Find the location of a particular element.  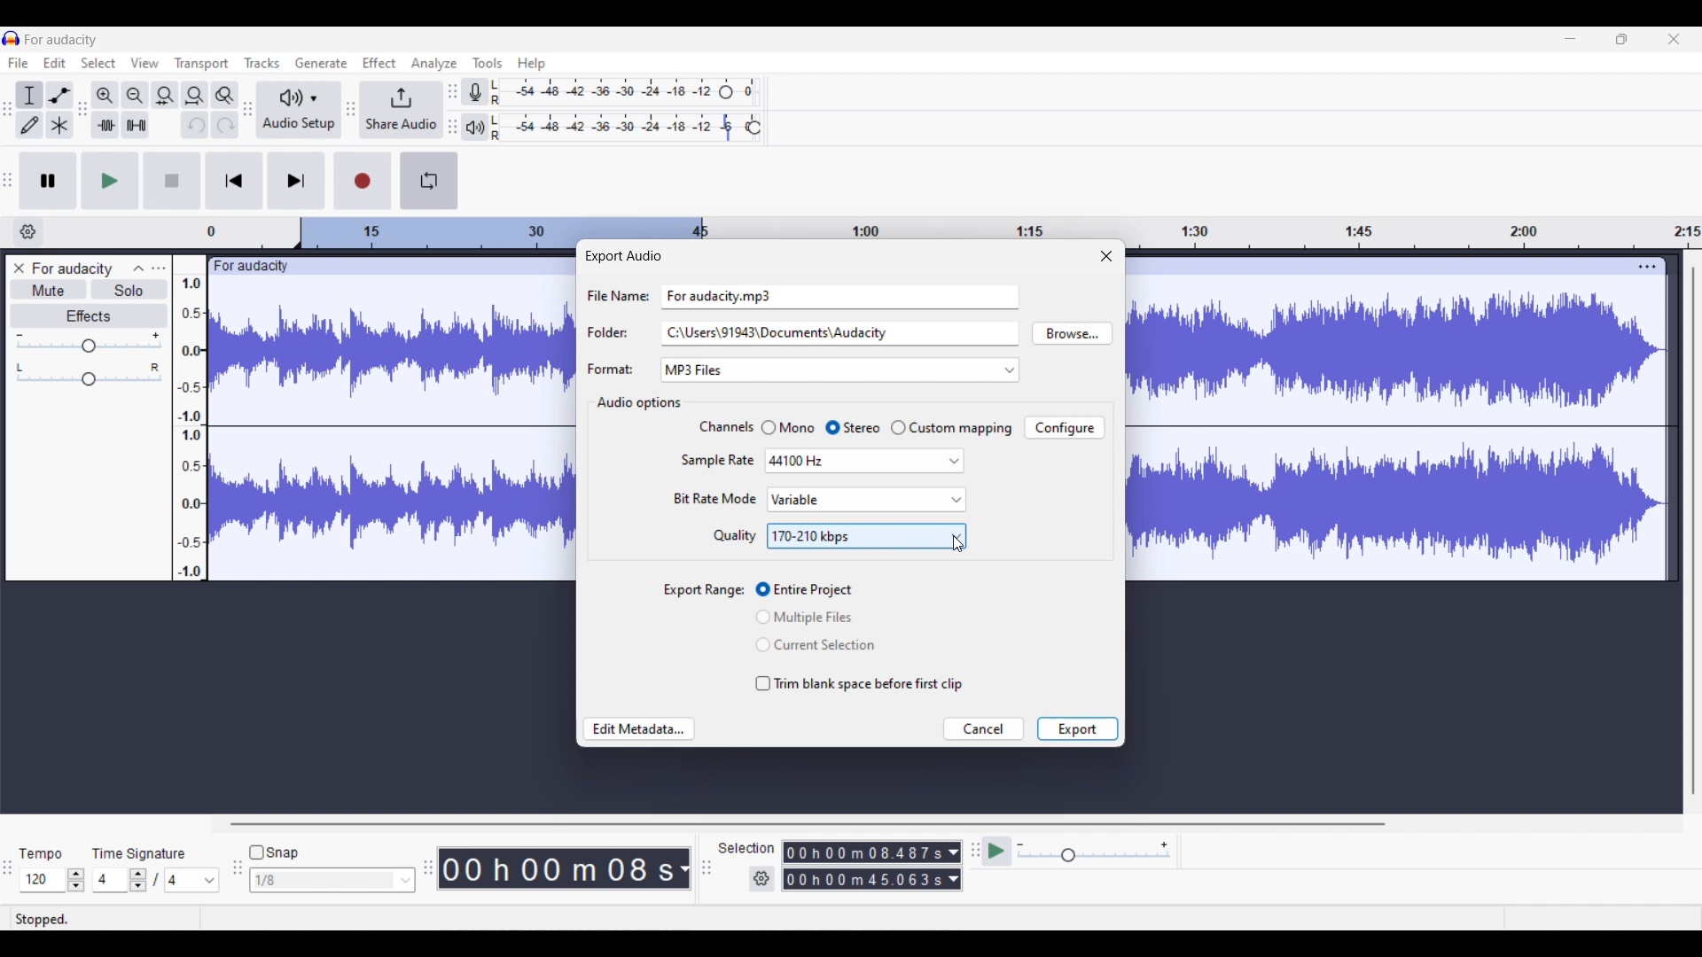

Duration measurement is located at coordinates (954, 852).